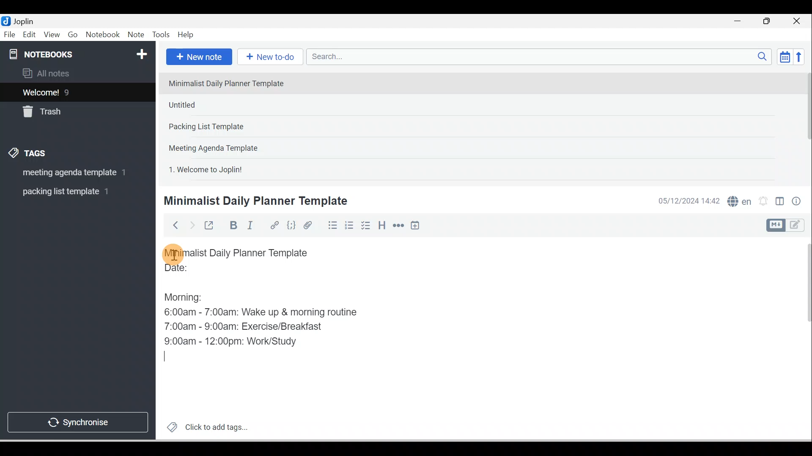 Image resolution: width=812 pixels, height=456 pixels. Describe the element at coordinates (186, 35) in the screenshot. I see `Help` at that location.